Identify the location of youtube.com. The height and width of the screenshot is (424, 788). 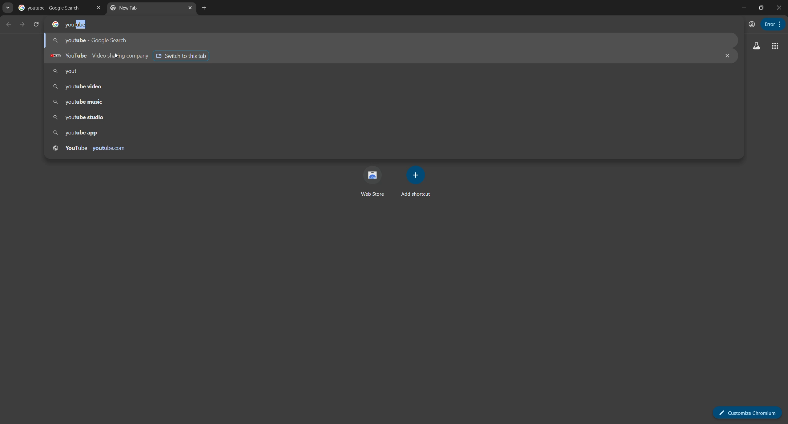
(91, 147).